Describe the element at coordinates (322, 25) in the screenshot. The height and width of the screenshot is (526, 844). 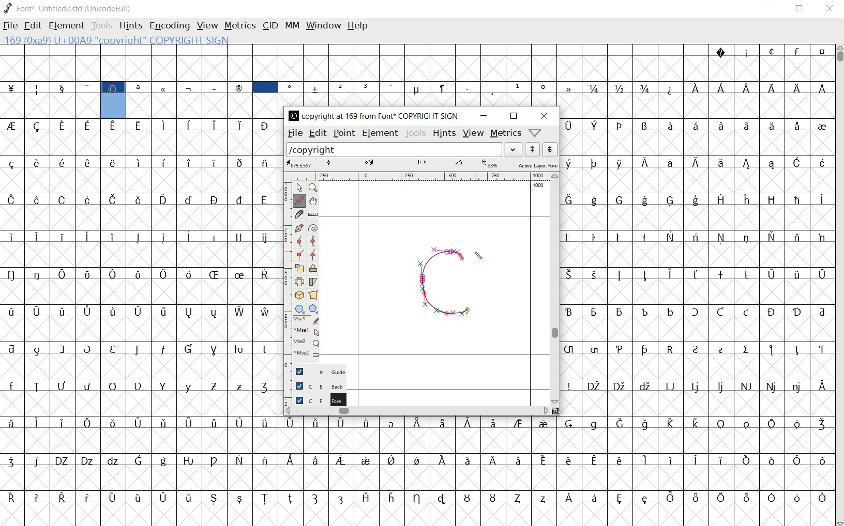
I see `window` at that location.